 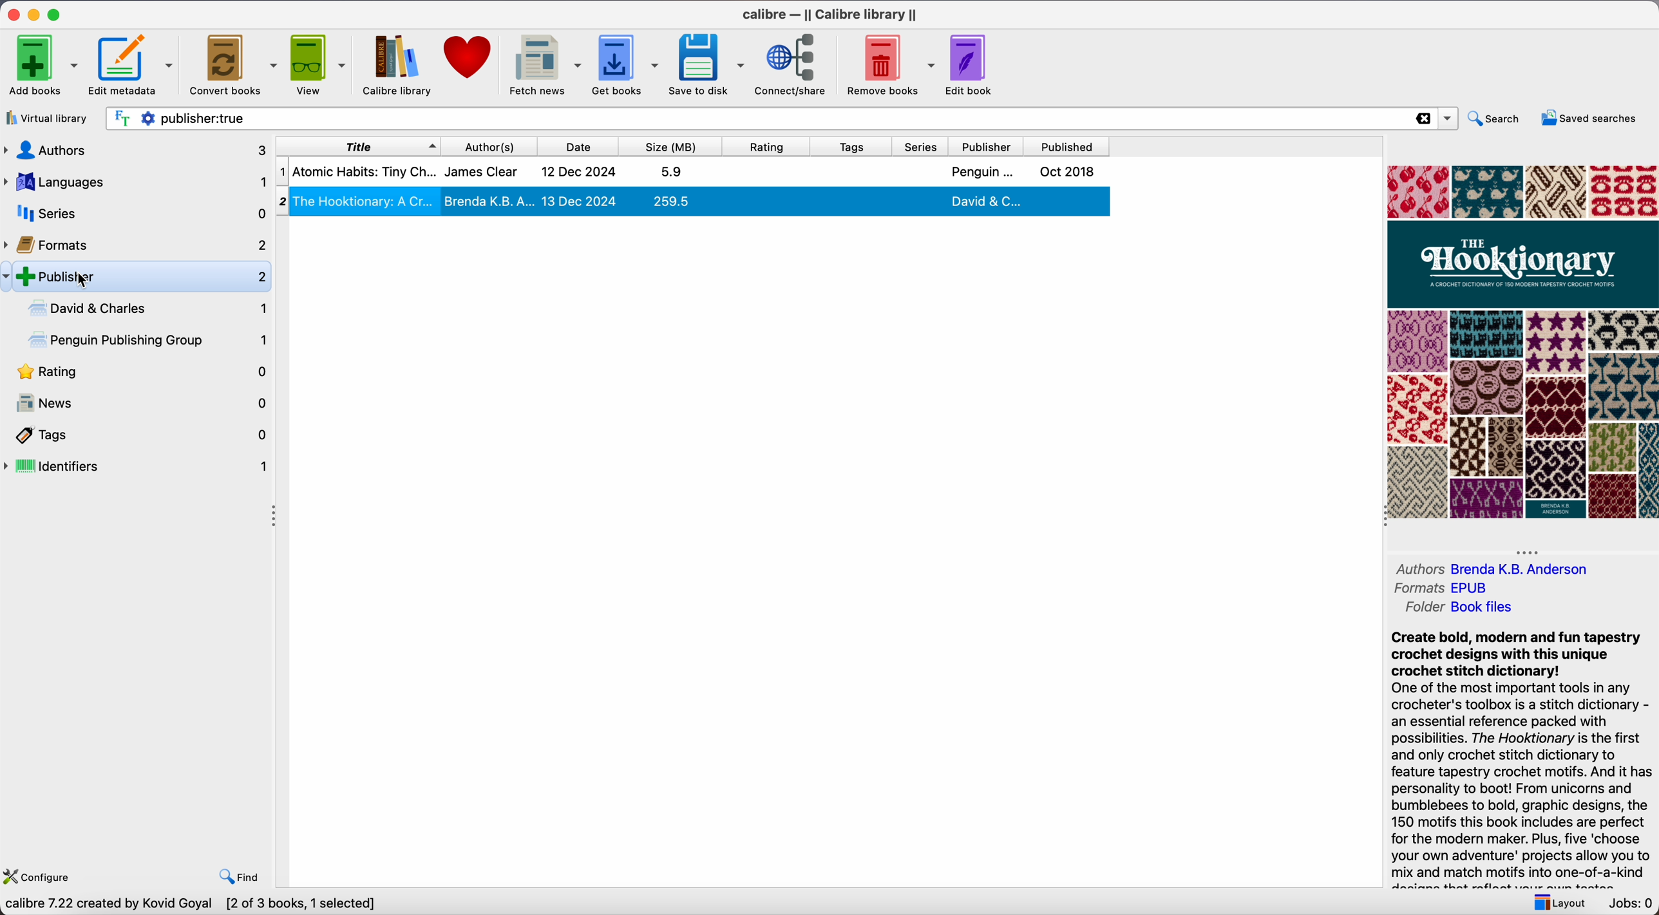 I want to click on saved searches, so click(x=1588, y=117).